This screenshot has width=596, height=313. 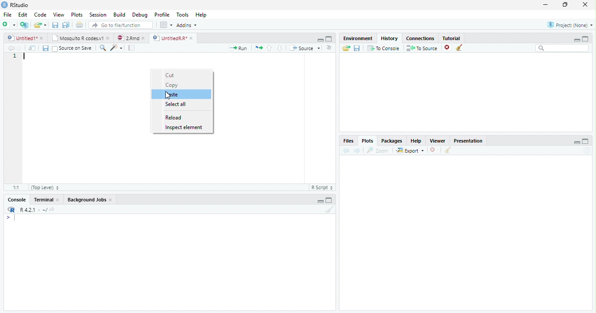 I want to click on Zoom, so click(x=377, y=150).